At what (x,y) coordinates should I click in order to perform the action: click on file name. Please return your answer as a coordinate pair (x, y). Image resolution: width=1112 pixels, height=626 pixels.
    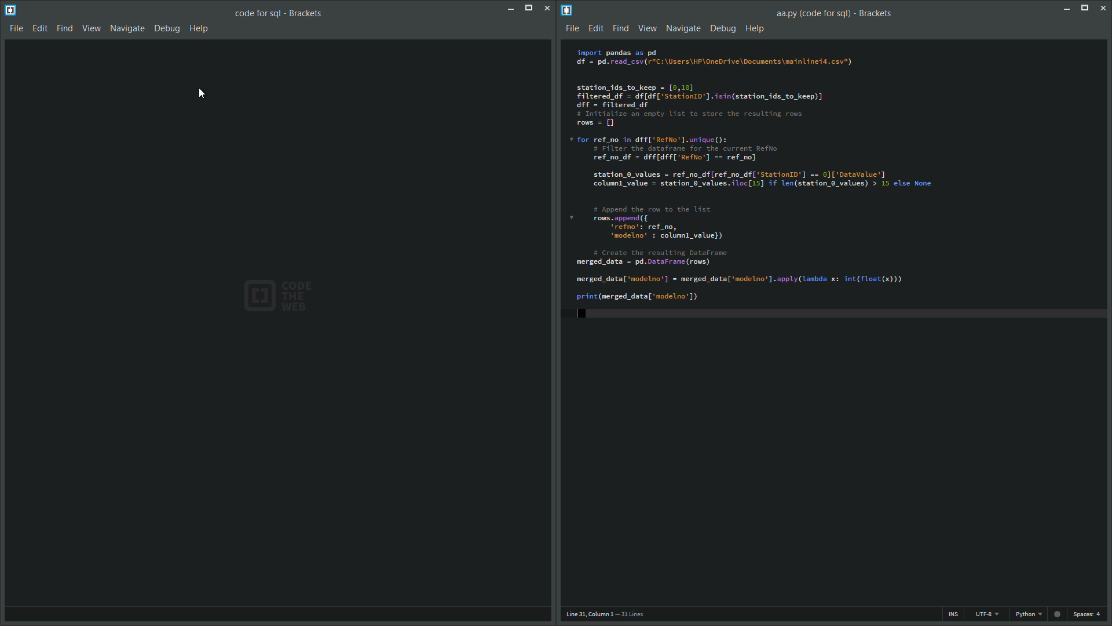
    Looking at the image, I should click on (835, 14).